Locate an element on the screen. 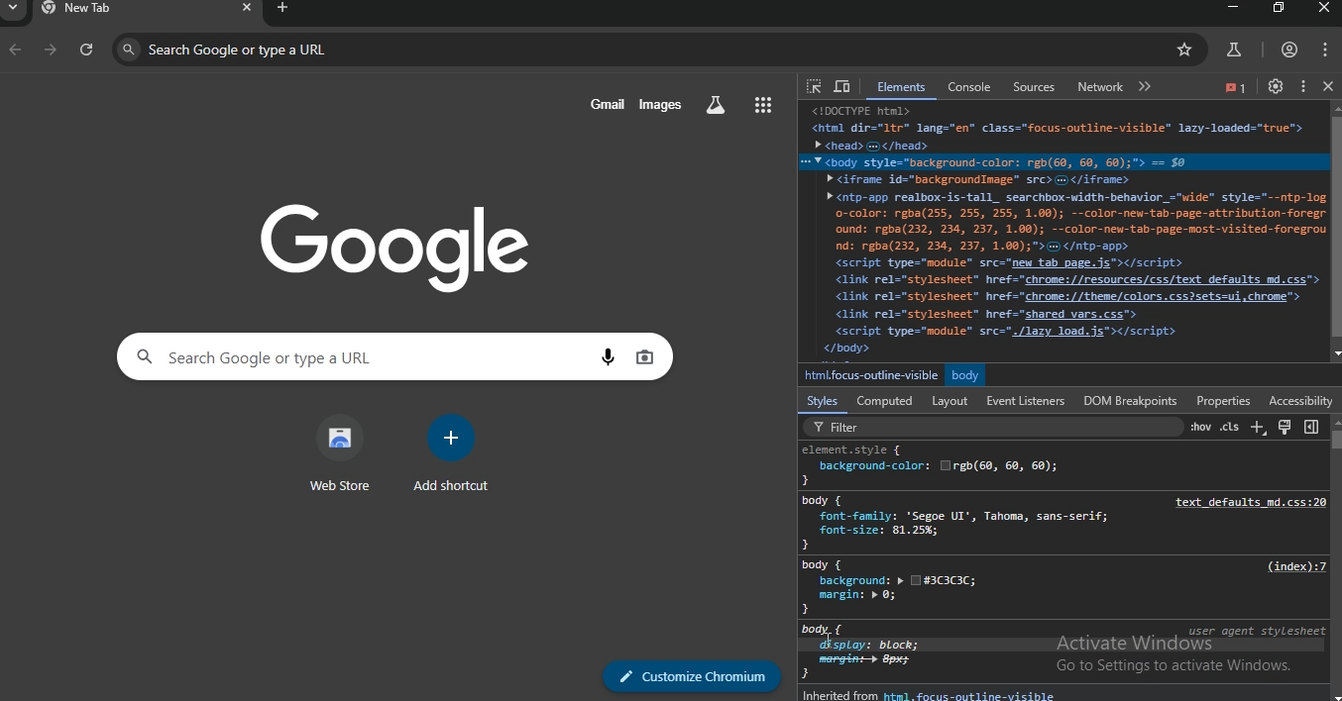  settings is located at coordinates (1276, 86).